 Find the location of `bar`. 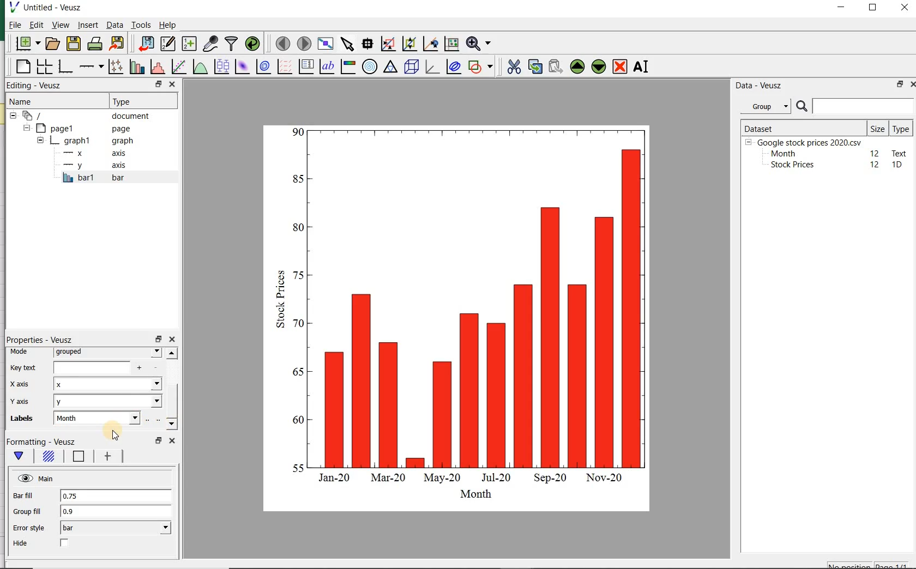

bar is located at coordinates (114, 528).